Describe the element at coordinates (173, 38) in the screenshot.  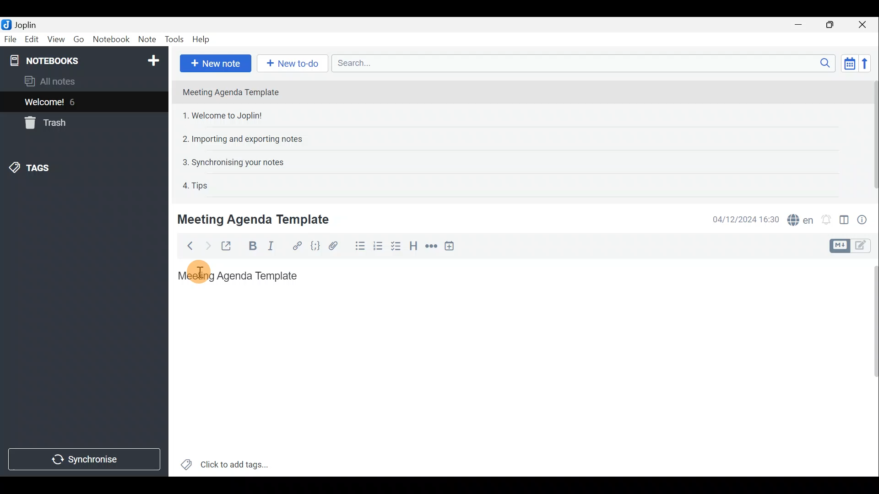
I see `Tools` at that location.